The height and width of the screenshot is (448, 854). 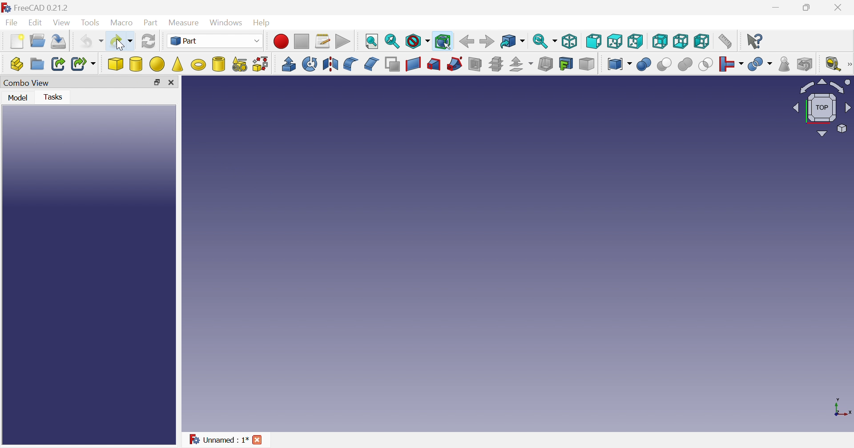 I want to click on Create part, so click(x=16, y=64).